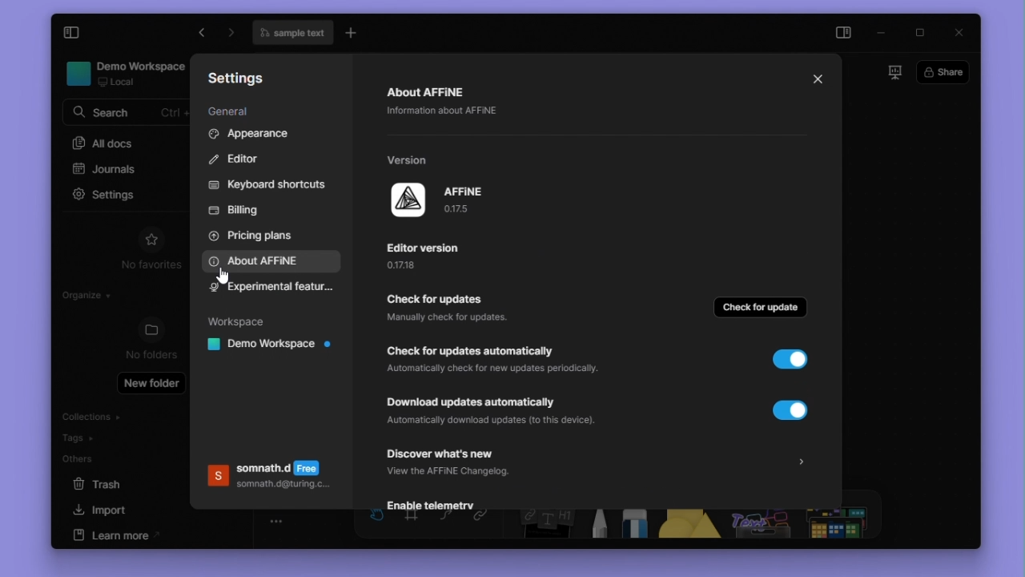 The height and width of the screenshot is (577, 1025). Describe the element at coordinates (542, 524) in the screenshot. I see `Note` at that location.